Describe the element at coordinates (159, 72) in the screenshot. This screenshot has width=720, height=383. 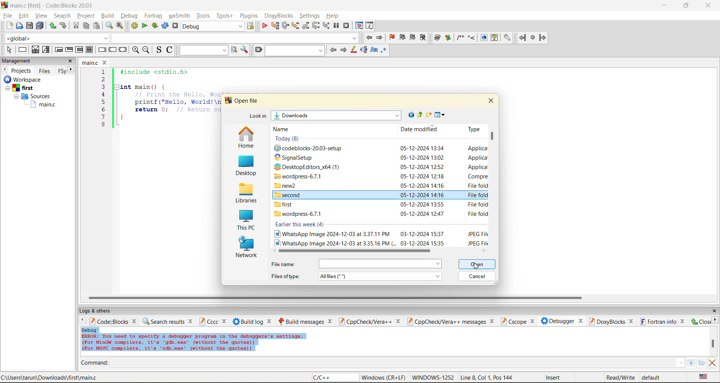
I see `#include <stdio.h>` at that location.